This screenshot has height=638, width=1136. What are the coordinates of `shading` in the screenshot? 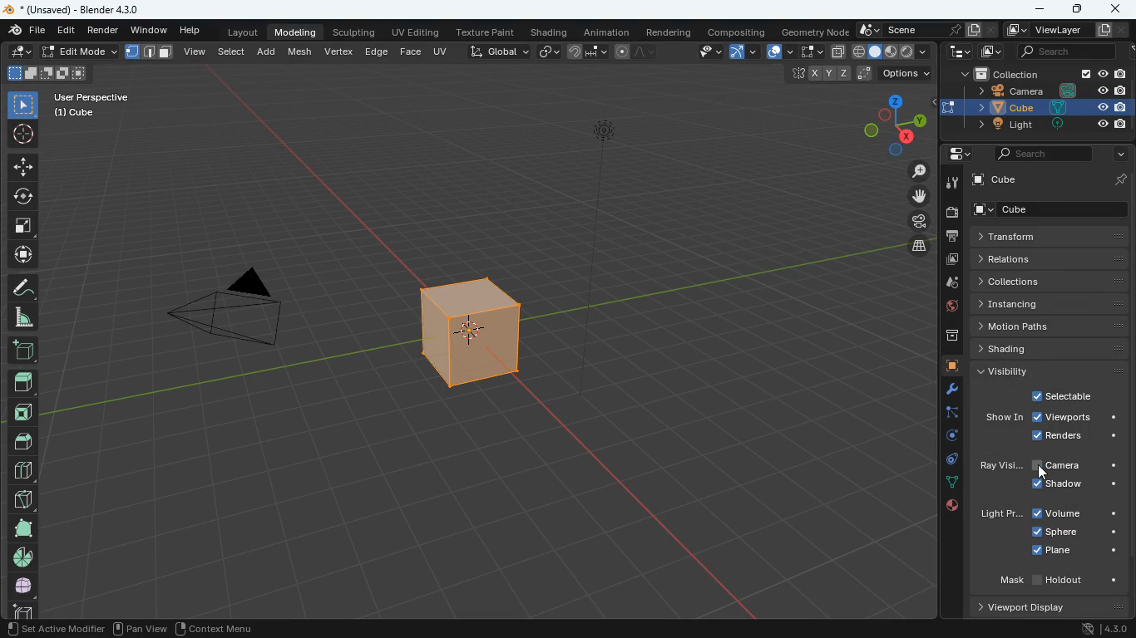 It's located at (549, 32).